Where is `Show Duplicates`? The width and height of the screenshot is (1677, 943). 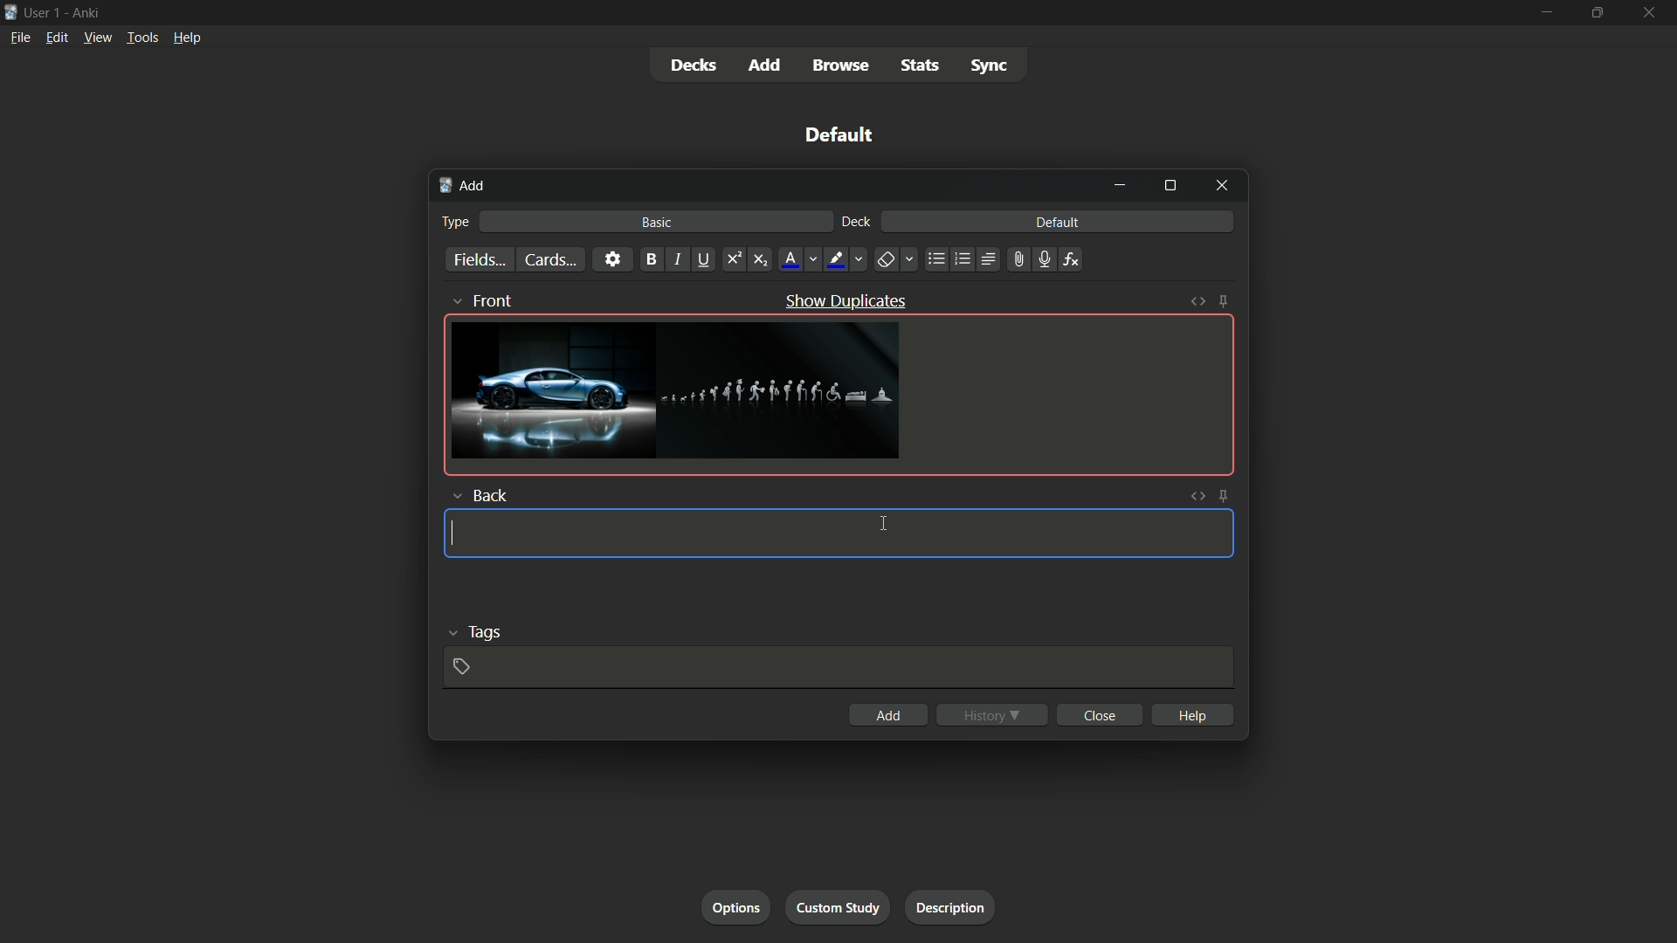
Show Duplicates is located at coordinates (845, 300).